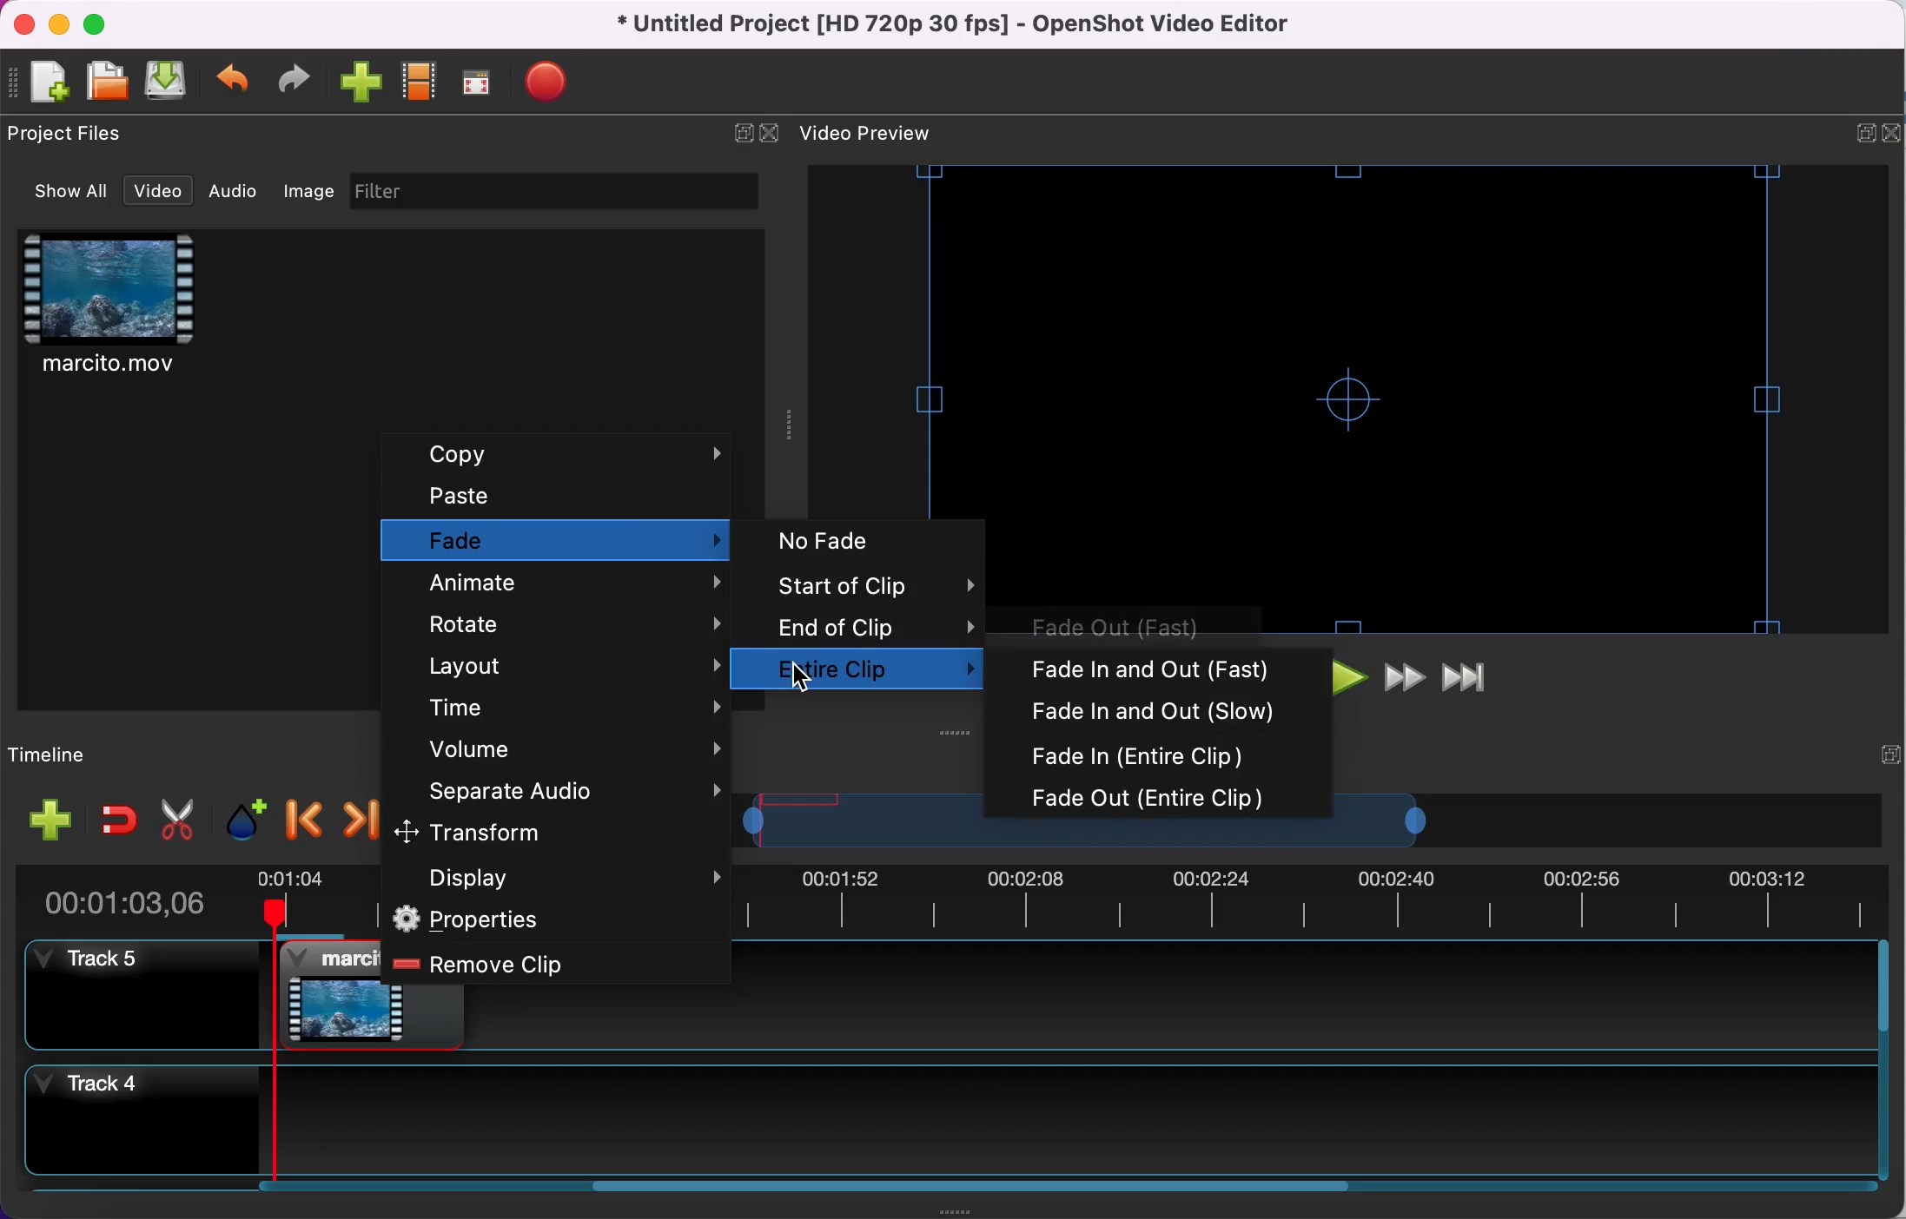  What do you see at coordinates (553, 834) in the screenshot?
I see `transform` at bounding box center [553, 834].